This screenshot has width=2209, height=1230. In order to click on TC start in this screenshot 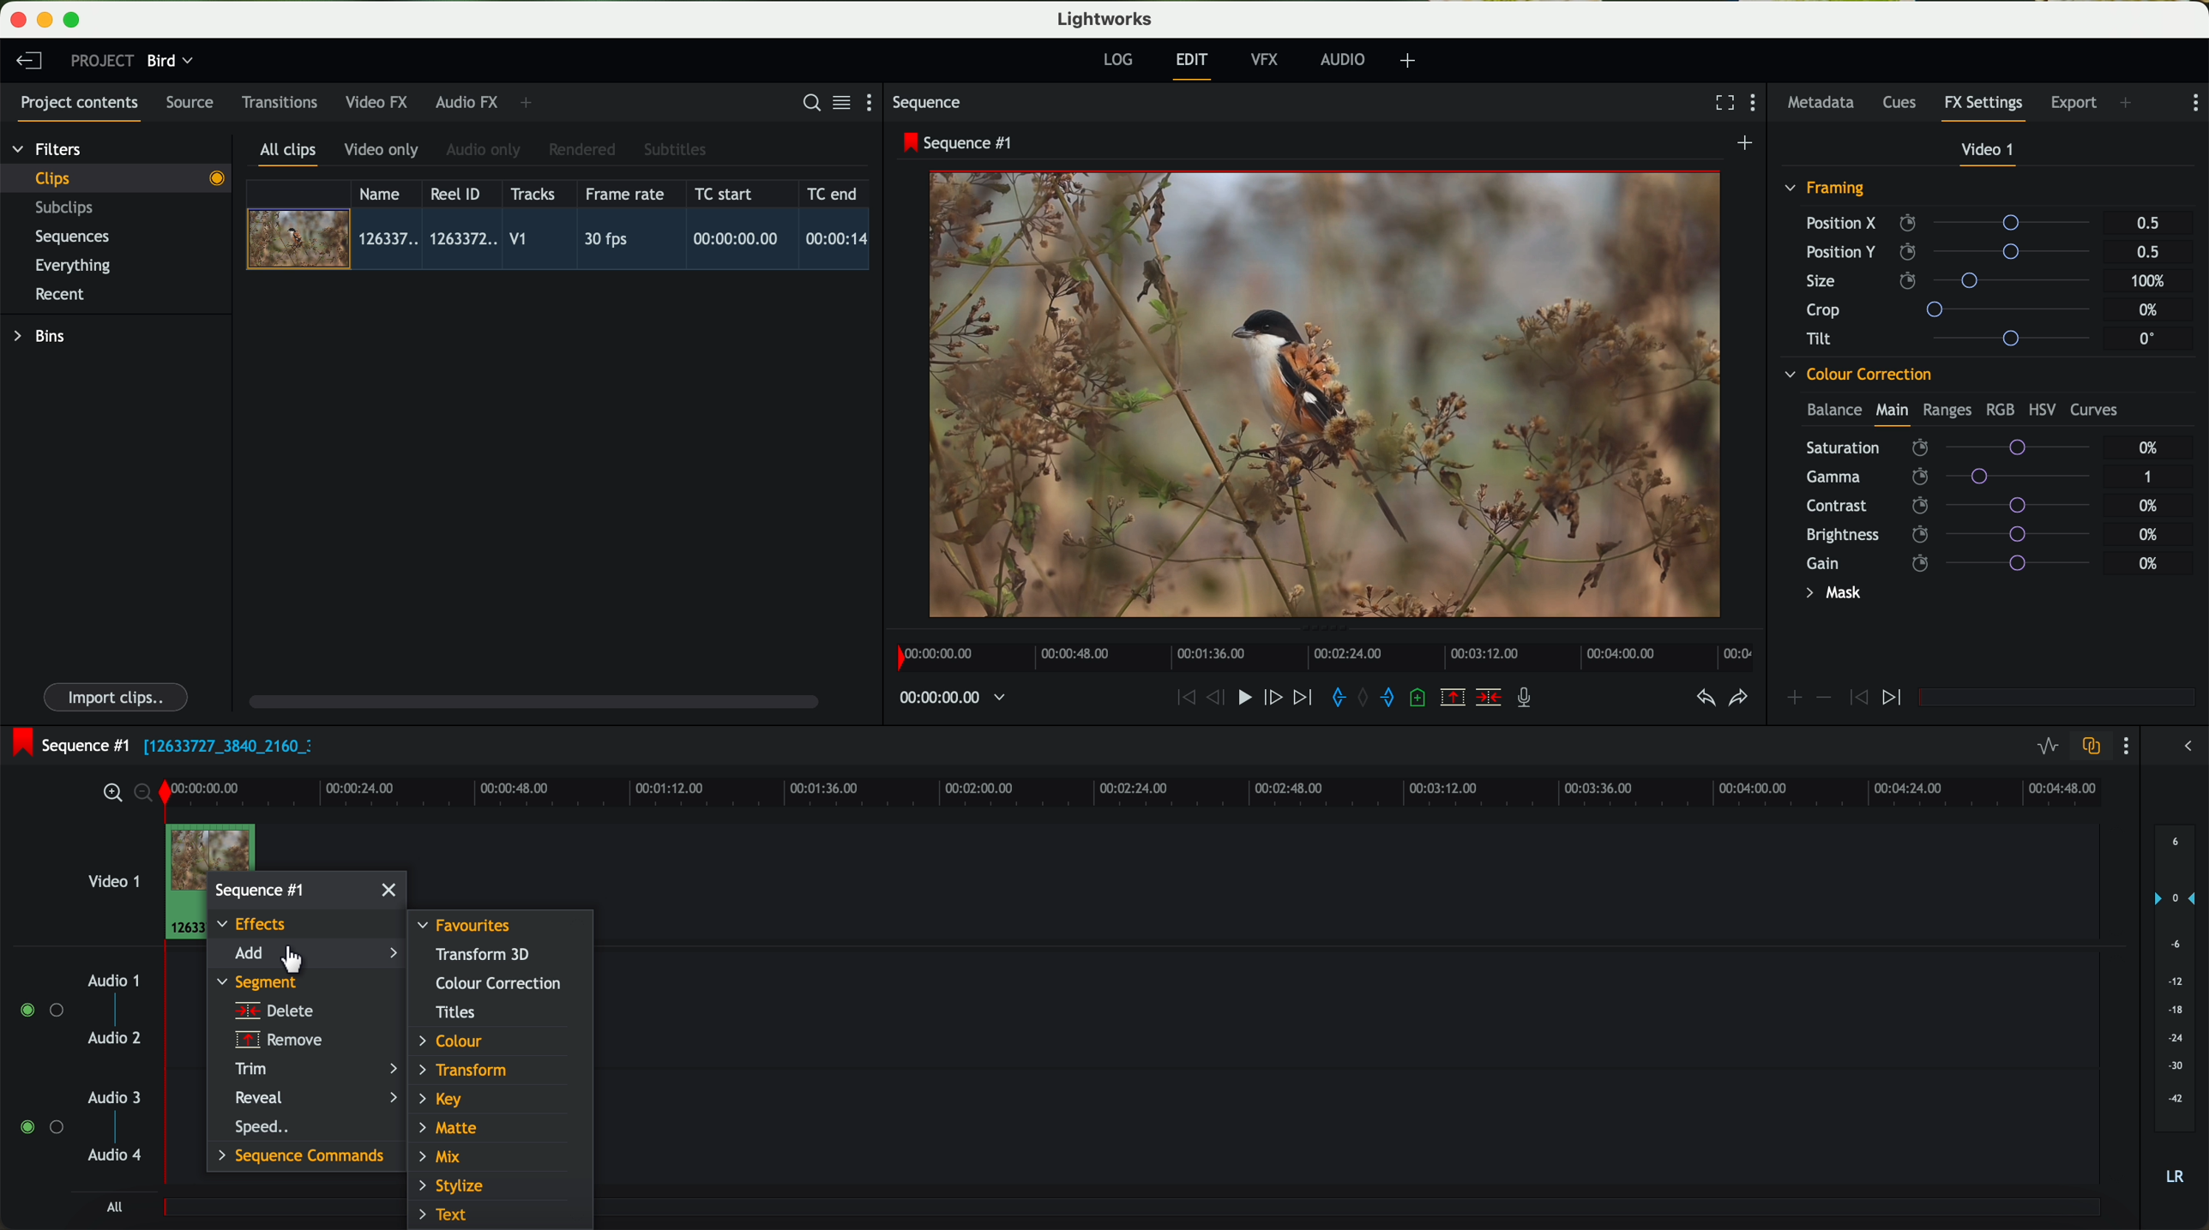, I will do `click(725, 193)`.